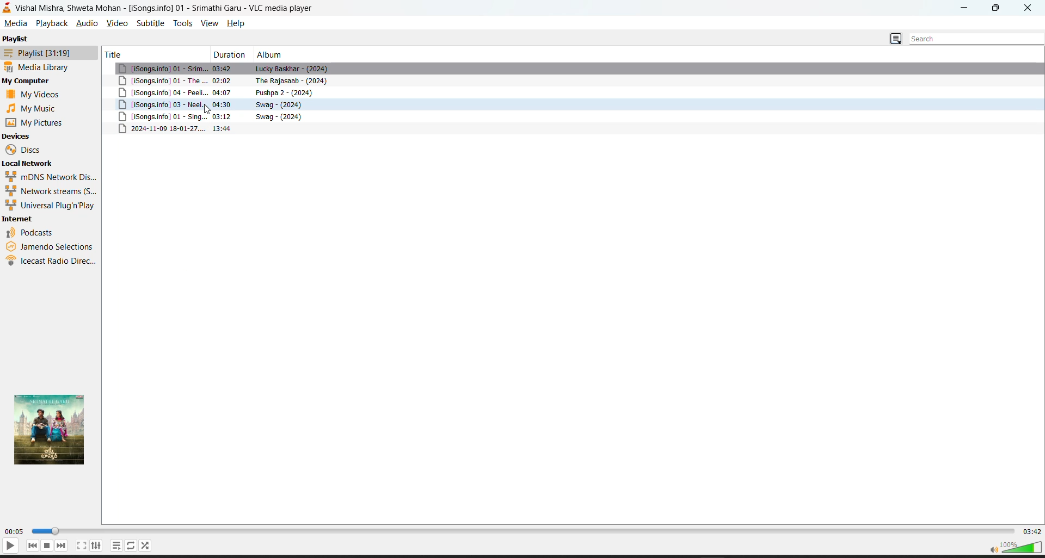  I want to click on change playlist view, so click(896, 39).